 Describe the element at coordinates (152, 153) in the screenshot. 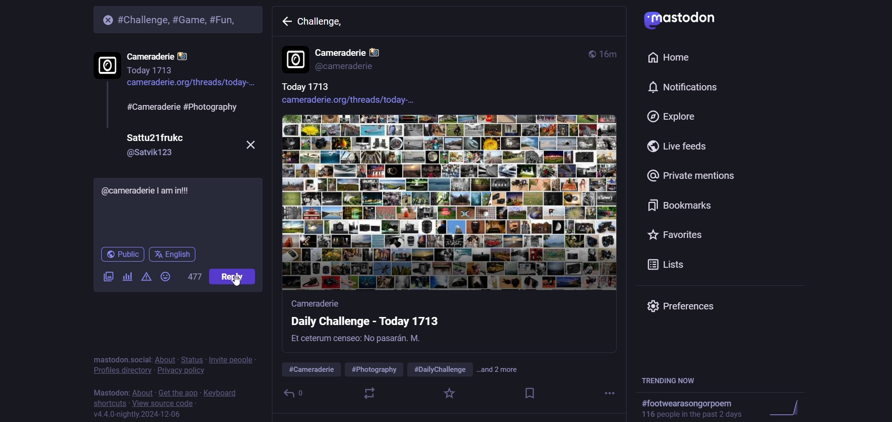

I see `@Satvik123` at that location.